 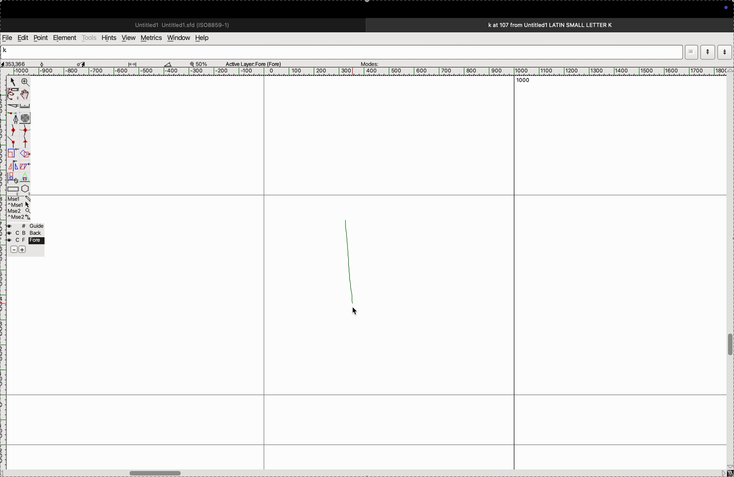 I want to click on metrics, so click(x=151, y=38).